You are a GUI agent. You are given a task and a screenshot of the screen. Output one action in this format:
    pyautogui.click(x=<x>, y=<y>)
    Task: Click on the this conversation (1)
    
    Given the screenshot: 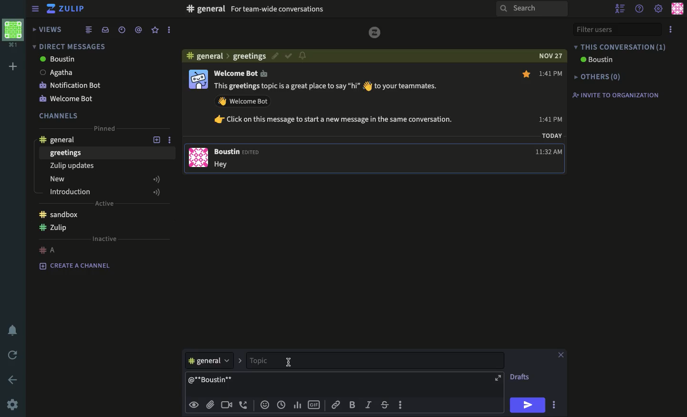 What is the action you would take?
    pyautogui.click(x=620, y=47)
    